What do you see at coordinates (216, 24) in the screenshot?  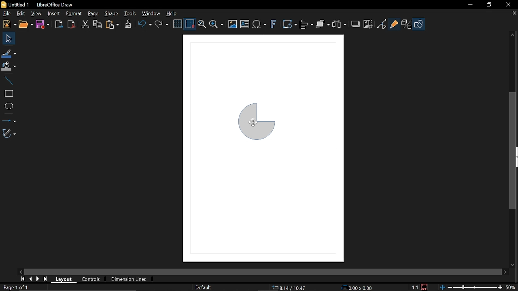 I see `Zoom` at bounding box center [216, 24].